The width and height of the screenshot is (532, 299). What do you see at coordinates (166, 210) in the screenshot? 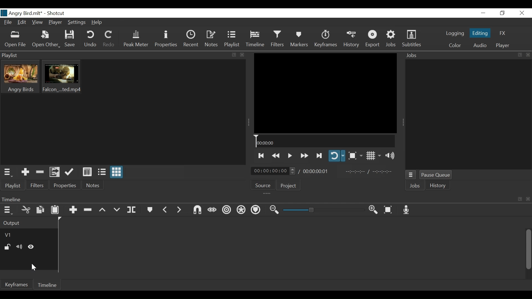
I see `Previous marker` at bounding box center [166, 210].